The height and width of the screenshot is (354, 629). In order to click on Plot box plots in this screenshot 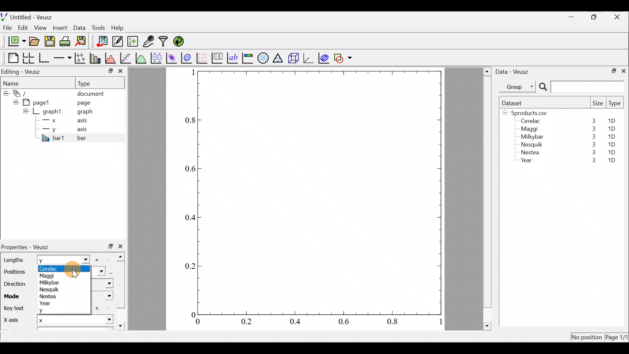, I will do `click(157, 58)`.